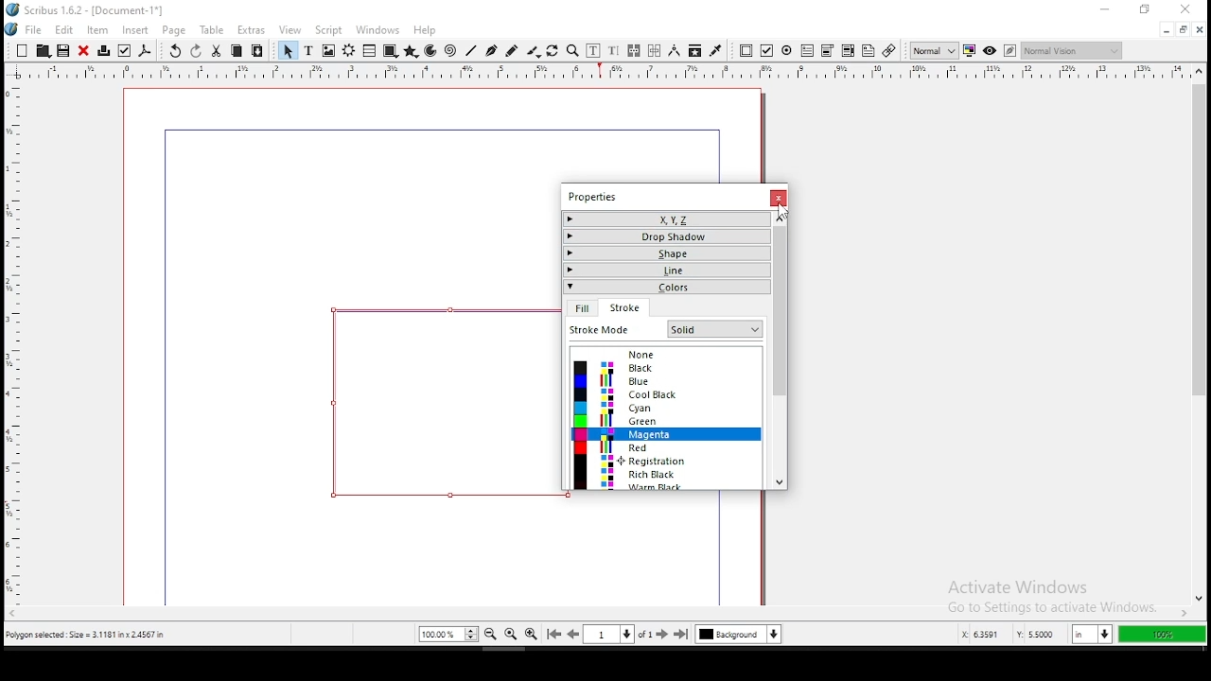 The image size is (1211, 681). What do you see at coordinates (766, 136) in the screenshot?
I see `scrollbar` at bounding box center [766, 136].